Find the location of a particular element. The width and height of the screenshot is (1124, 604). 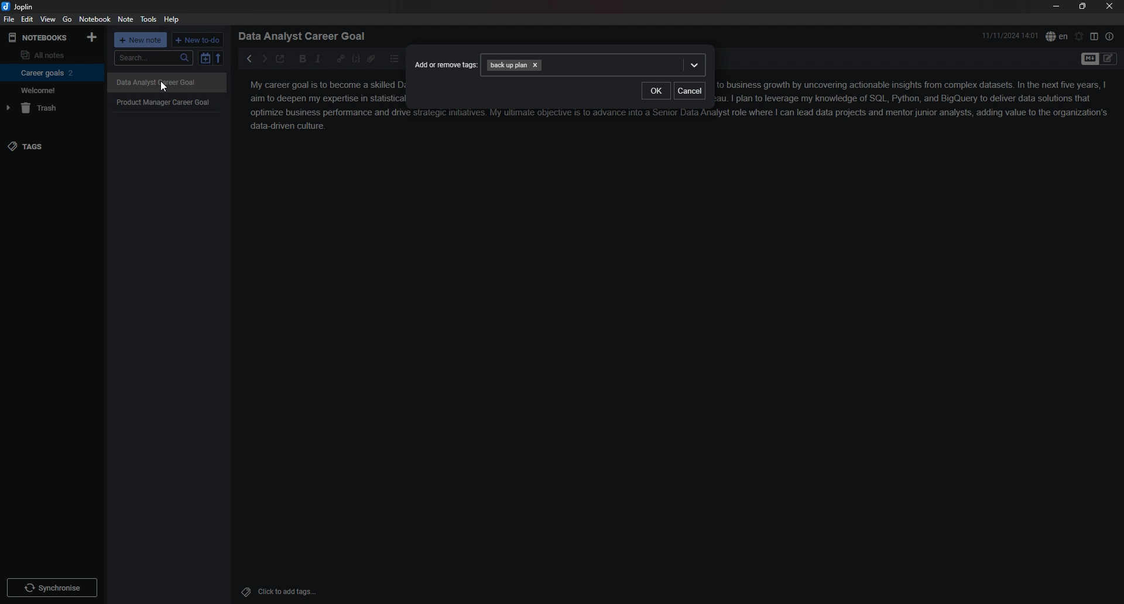

cancel is located at coordinates (690, 92).